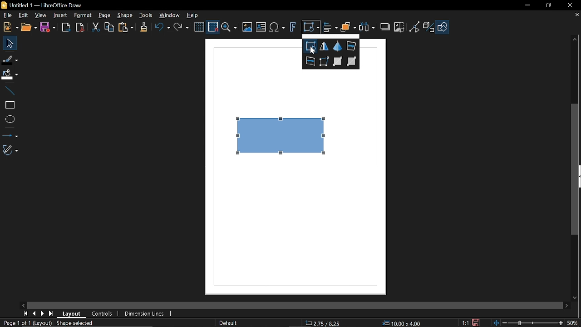 This screenshot has height=327, width=581. What do you see at coordinates (529, 323) in the screenshot?
I see `Change zoom` at bounding box center [529, 323].